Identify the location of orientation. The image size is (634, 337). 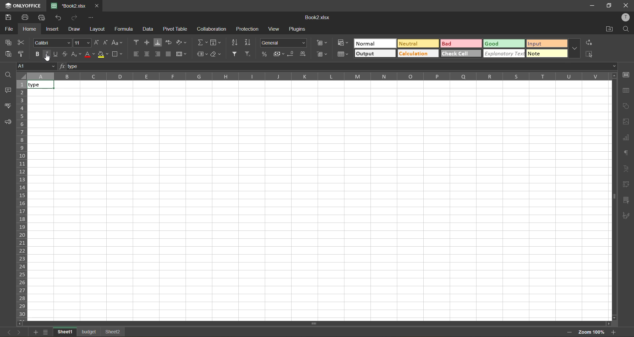
(182, 42).